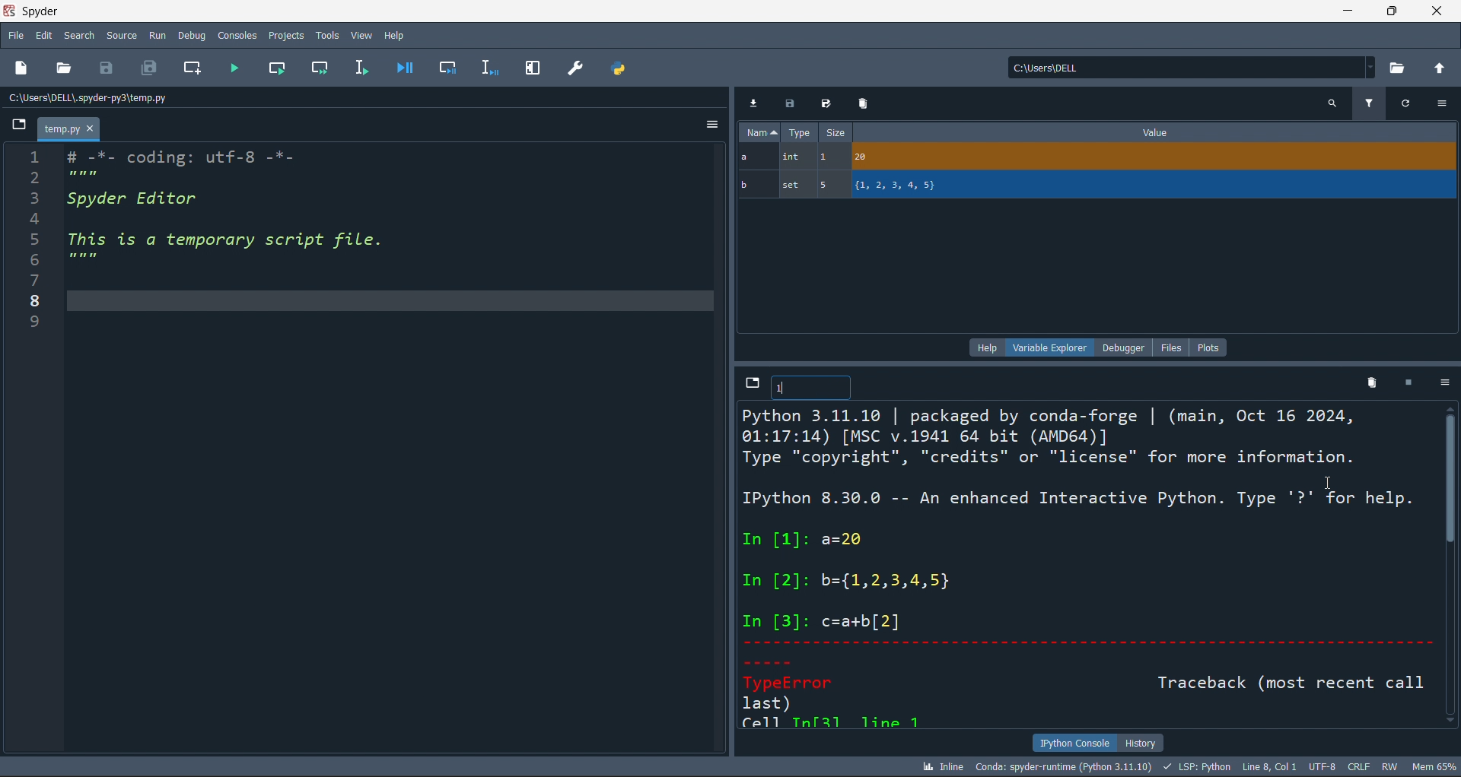 The image size is (1461, 777). Describe the element at coordinates (1404, 383) in the screenshot. I see `close kernel` at that location.